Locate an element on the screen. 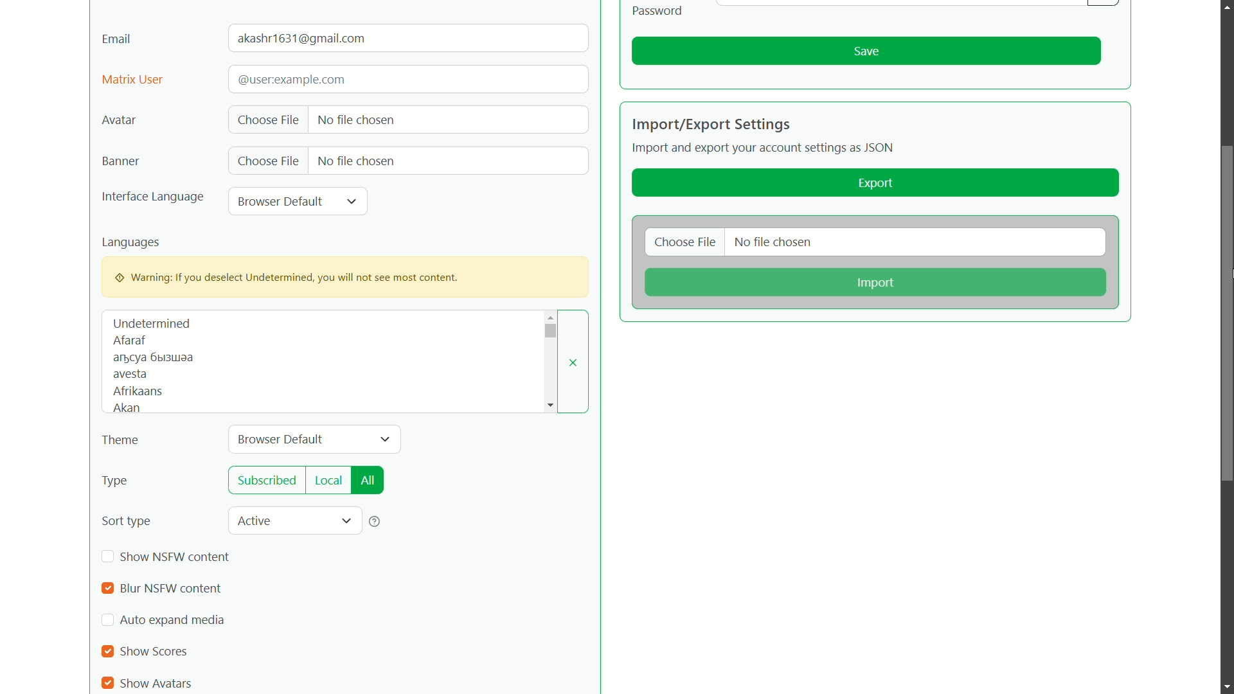 This screenshot has width=1234, height=694. export is located at coordinates (876, 184).